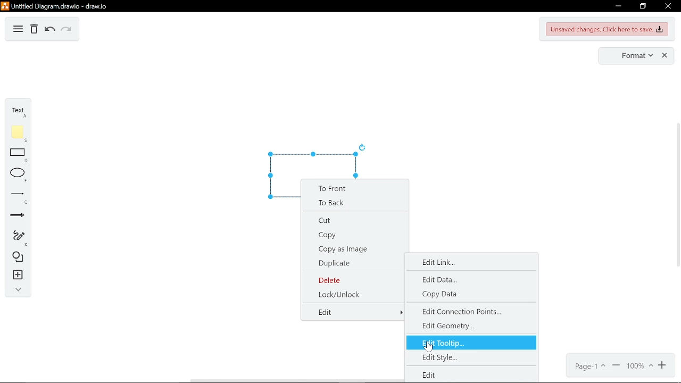 The image size is (681, 383). What do you see at coordinates (19, 275) in the screenshot?
I see `insert` at bounding box center [19, 275].